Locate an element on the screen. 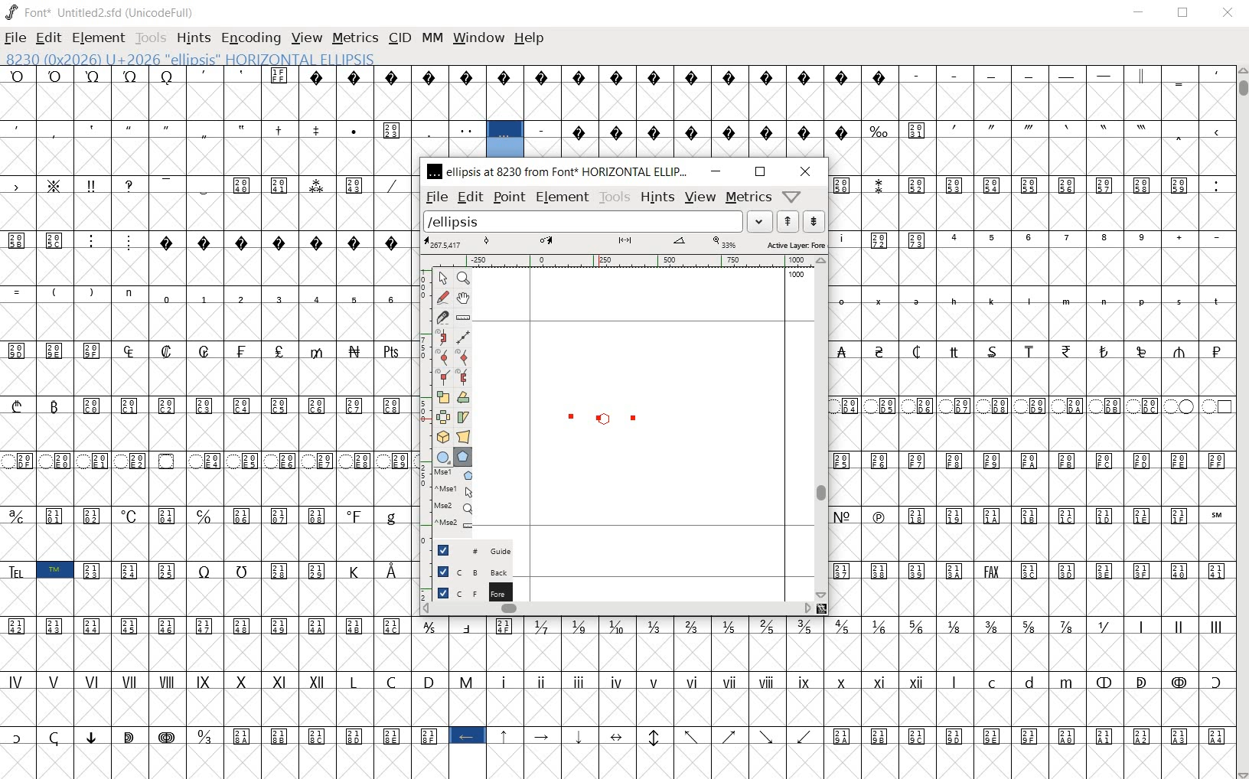  POINTER is located at coordinates (446, 278).